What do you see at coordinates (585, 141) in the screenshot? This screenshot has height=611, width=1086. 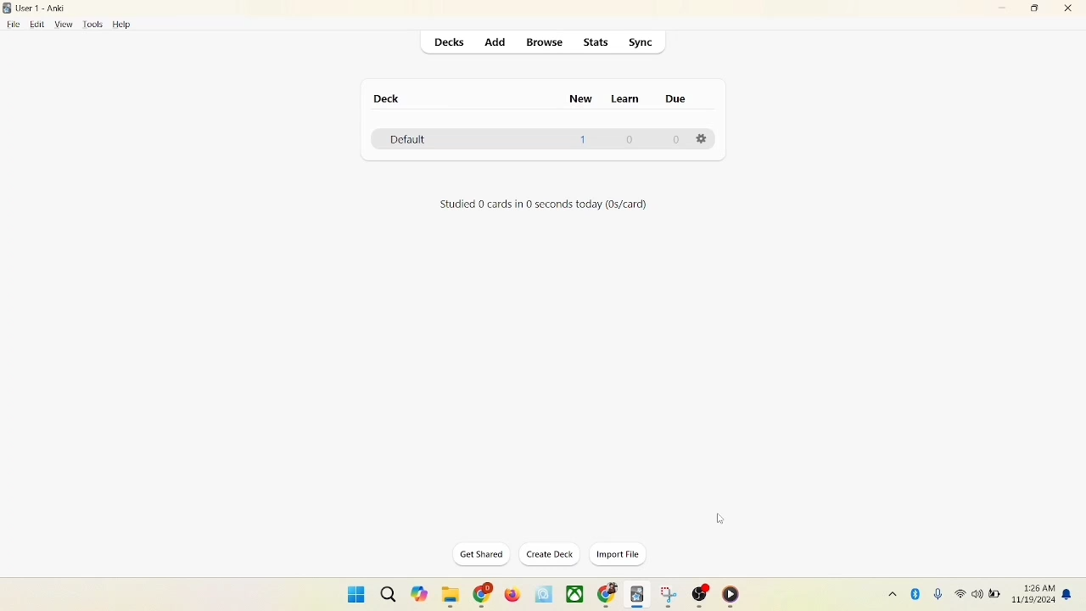 I see `` at bounding box center [585, 141].